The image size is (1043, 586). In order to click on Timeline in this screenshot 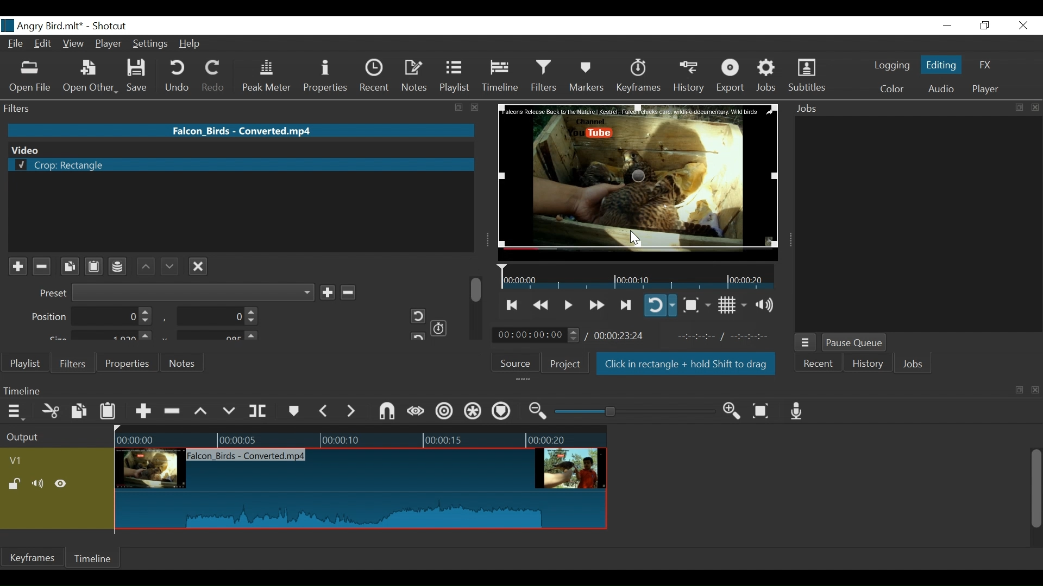, I will do `click(360, 437)`.